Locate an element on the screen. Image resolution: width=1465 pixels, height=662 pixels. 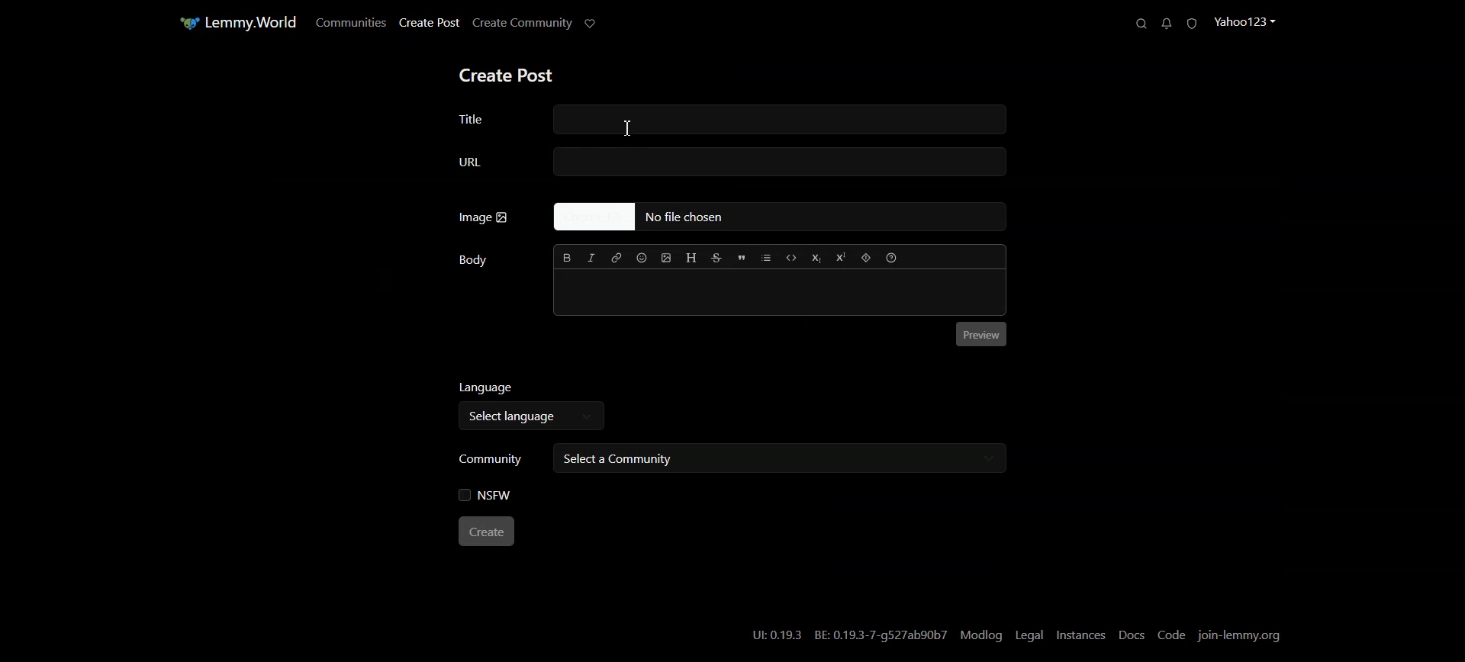
Unread Messages is located at coordinates (1166, 24).